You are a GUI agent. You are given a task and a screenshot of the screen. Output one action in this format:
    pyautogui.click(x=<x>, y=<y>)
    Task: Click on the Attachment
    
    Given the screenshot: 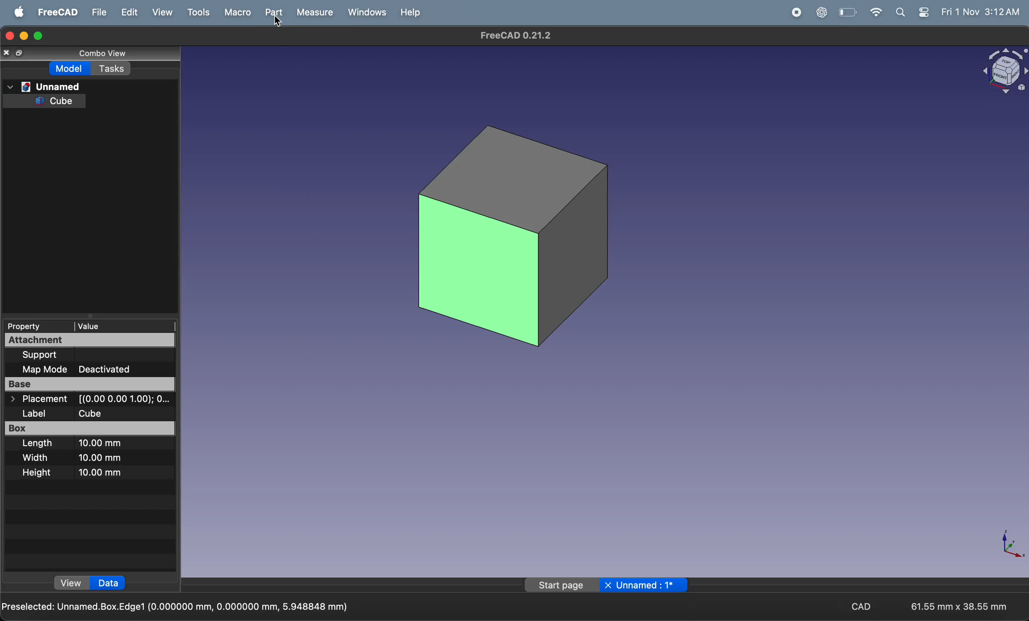 What is the action you would take?
    pyautogui.click(x=89, y=340)
    